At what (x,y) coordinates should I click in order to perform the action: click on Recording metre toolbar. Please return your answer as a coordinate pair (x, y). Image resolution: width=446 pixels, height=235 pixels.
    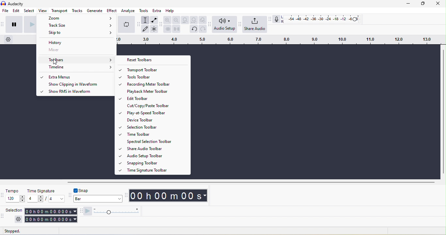
    Looking at the image, I should click on (156, 84).